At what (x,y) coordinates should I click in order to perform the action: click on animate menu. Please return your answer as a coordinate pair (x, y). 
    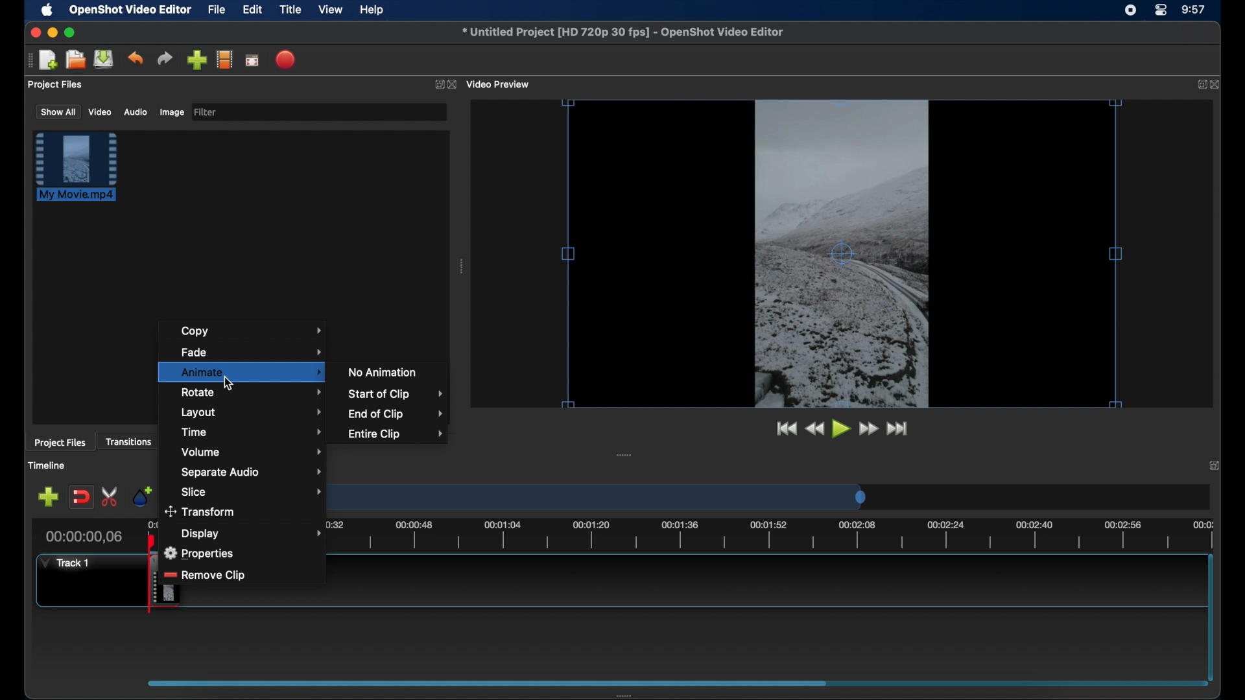
    Looking at the image, I should click on (243, 372).